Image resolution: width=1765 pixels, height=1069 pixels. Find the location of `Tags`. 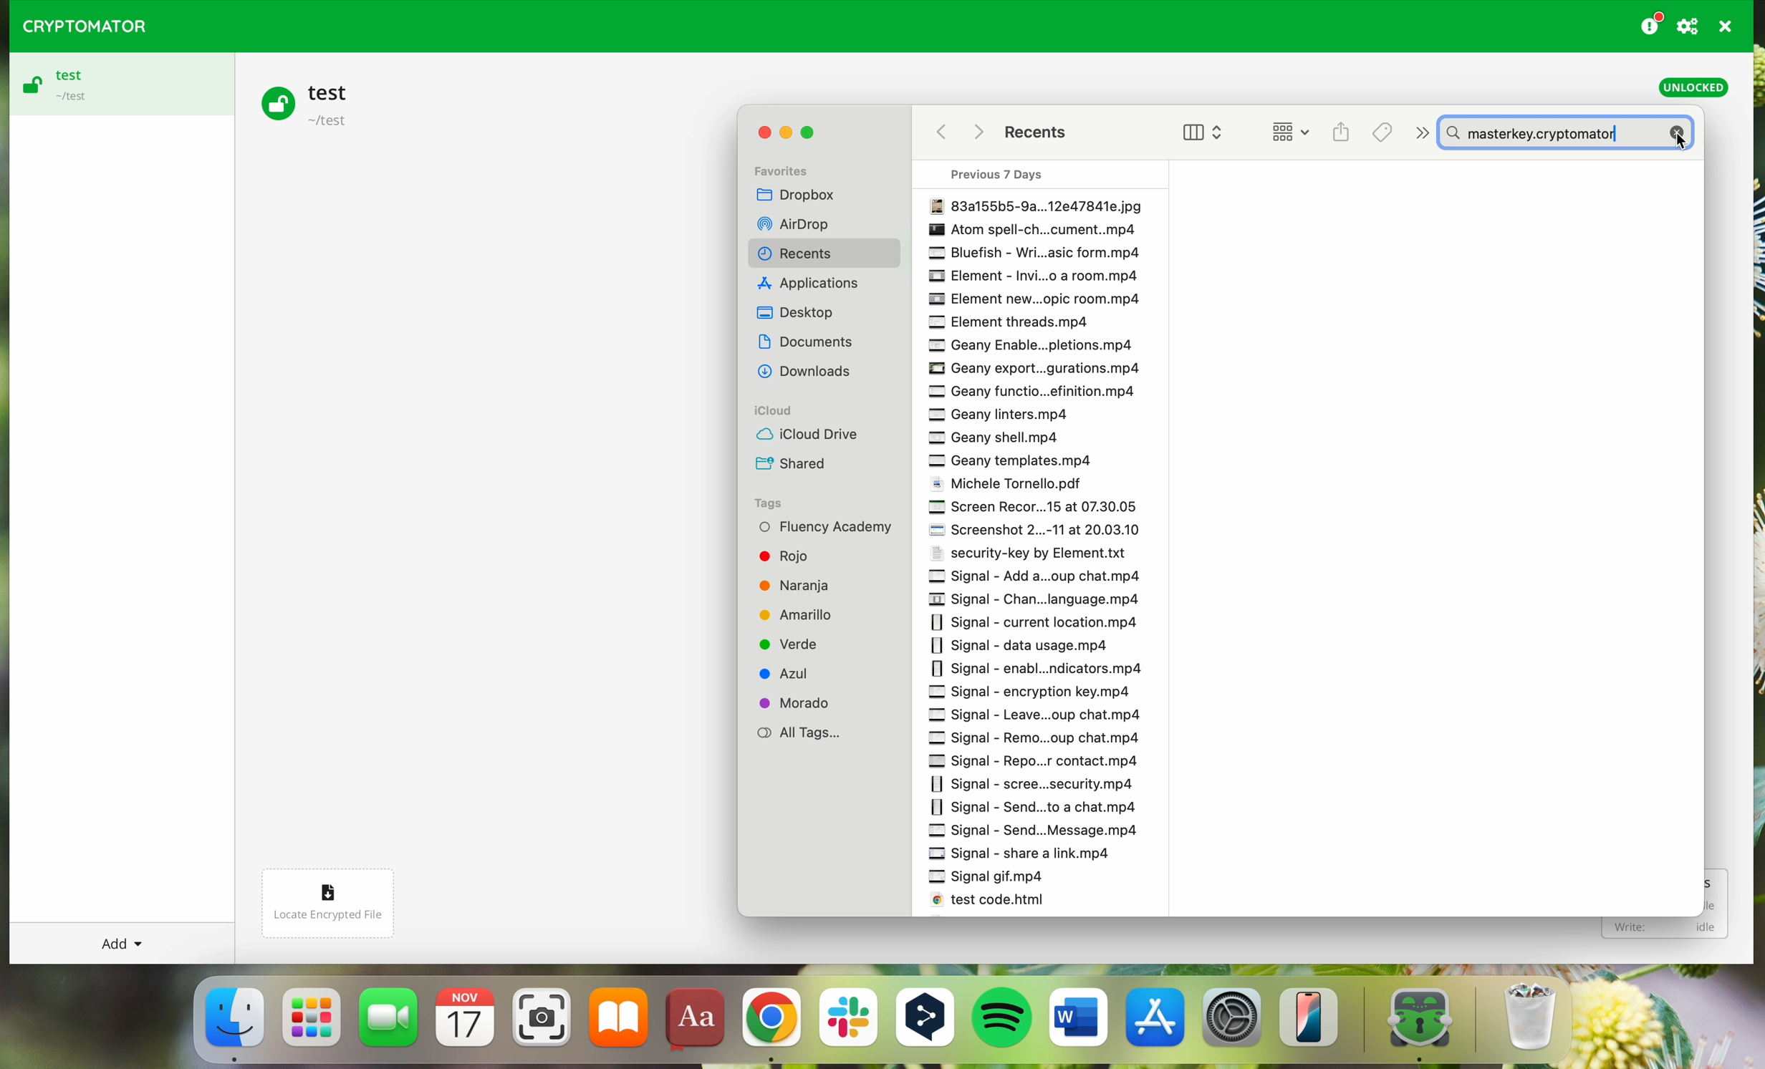

Tags is located at coordinates (772, 502).